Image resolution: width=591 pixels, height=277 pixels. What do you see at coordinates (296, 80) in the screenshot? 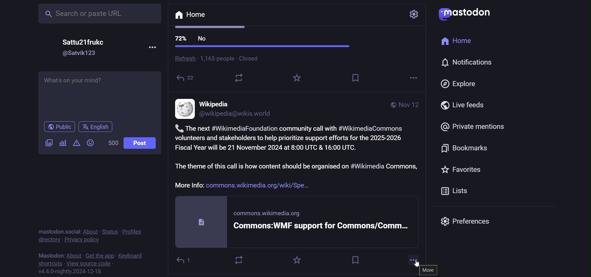
I see `highlight` at bounding box center [296, 80].